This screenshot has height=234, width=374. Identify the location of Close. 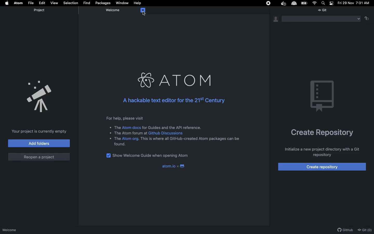
(143, 10).